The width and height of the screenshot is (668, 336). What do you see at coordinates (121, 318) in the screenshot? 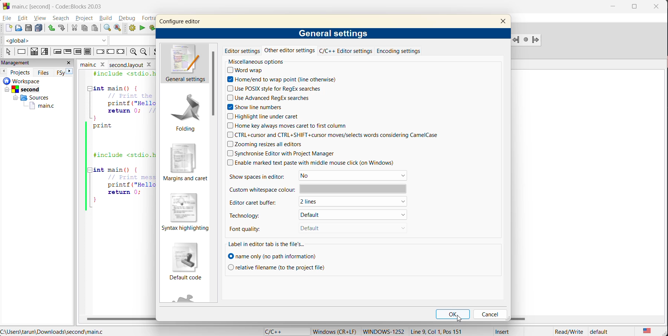
I see `horizontal scroll bar` at bounding box center [121, 318].